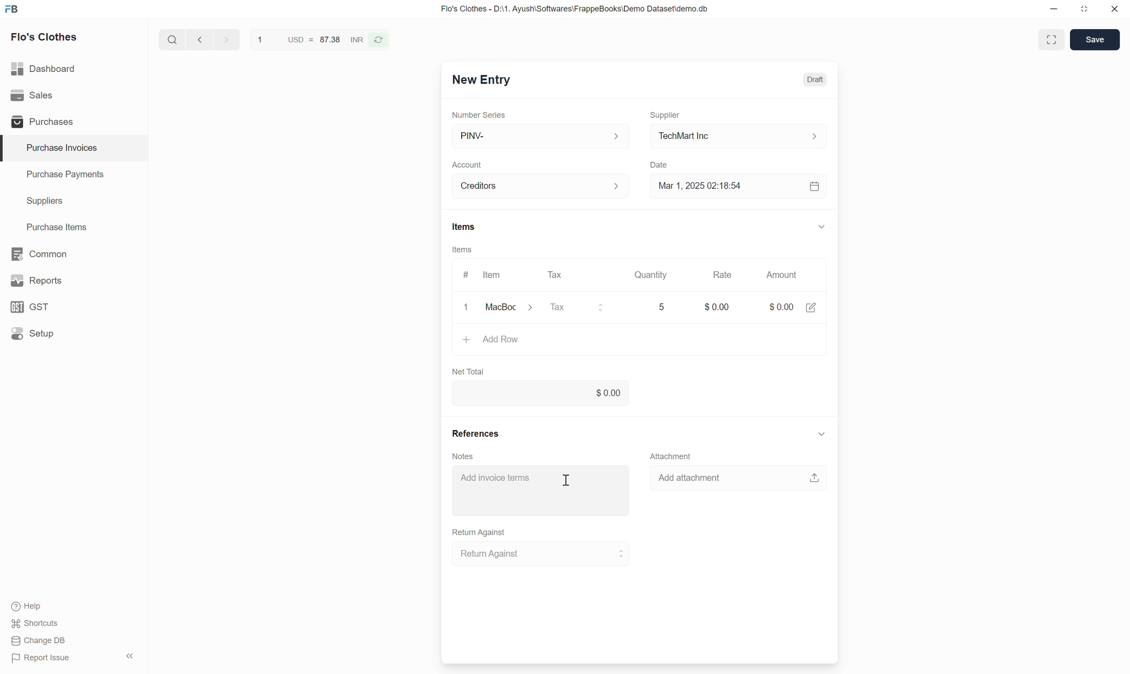 The width and height of the screenshot is (1130, 674). I want to click on Suppliers, so click(74, 201).